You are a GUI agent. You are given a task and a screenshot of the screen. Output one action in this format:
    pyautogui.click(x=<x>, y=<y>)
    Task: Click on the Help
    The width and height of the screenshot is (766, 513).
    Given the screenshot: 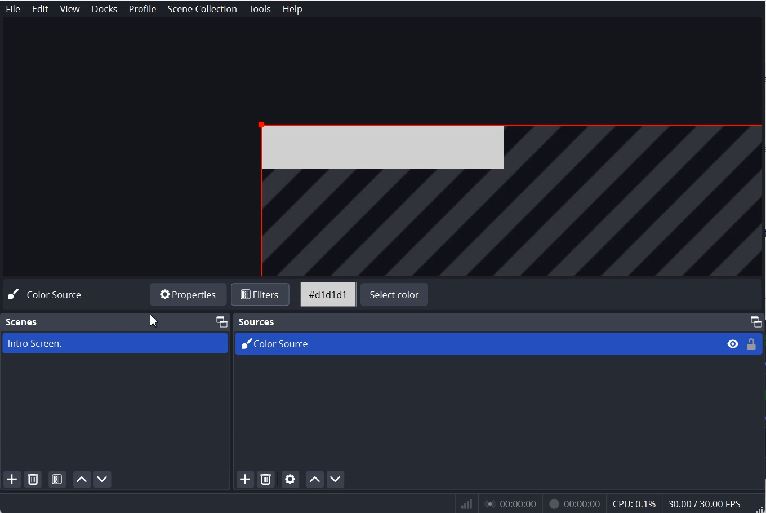 What is the action you would take?
    pyautogui.click(x=292, y=8)
    